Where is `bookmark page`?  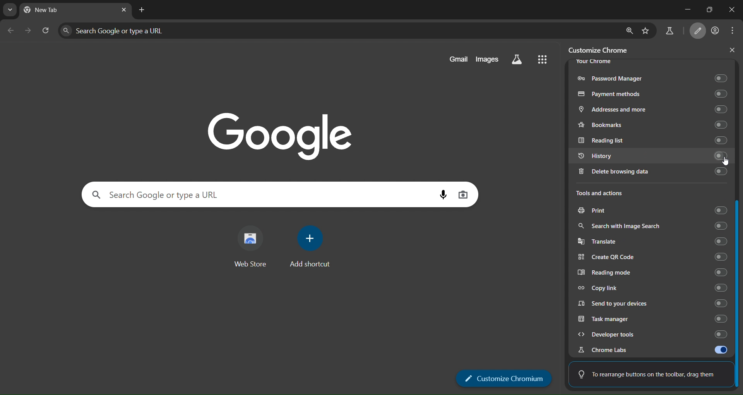 bookmark page is located at coordinates (646, 30).